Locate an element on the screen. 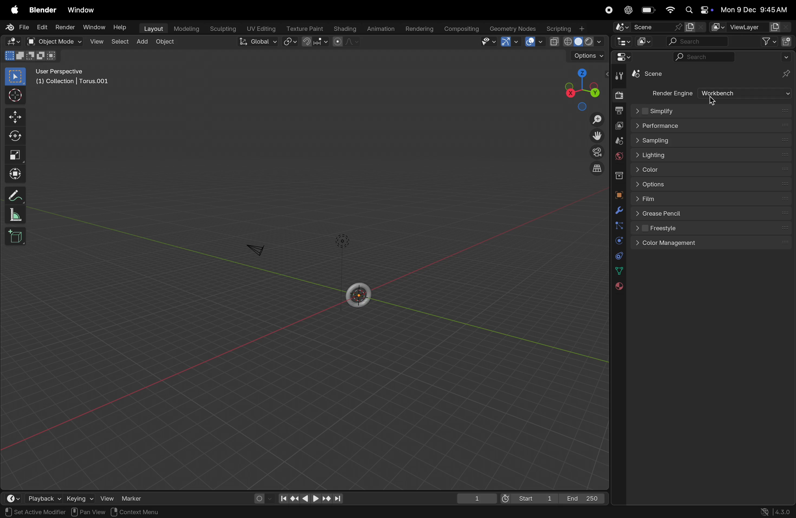 The height and width of the screenshot is (518, 796). sampling is located at coordinates (710, 141).